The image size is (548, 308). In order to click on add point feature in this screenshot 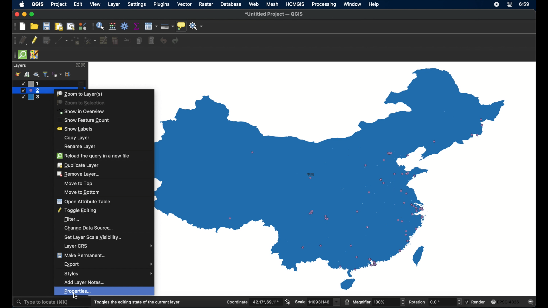, I will do `click(76, 40)`.